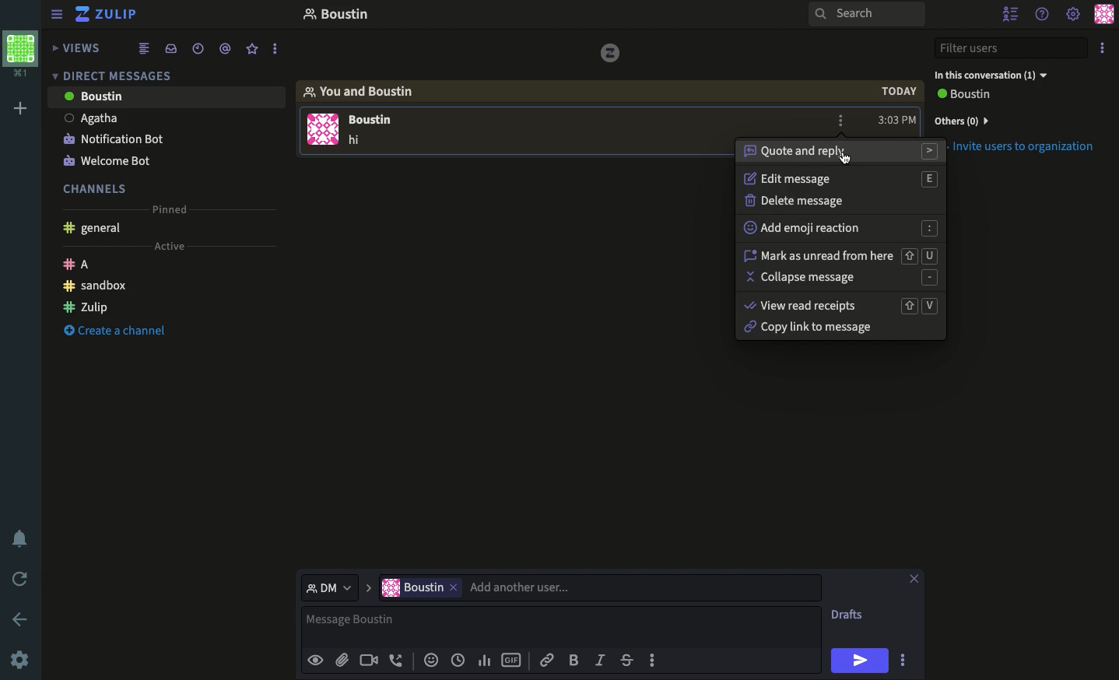 The width and height of the screenshot is (1119, 680). What do you see at coordinates (114, 138) in the screenshot?
I see `Notification bot` at bounding box center [114, 138].